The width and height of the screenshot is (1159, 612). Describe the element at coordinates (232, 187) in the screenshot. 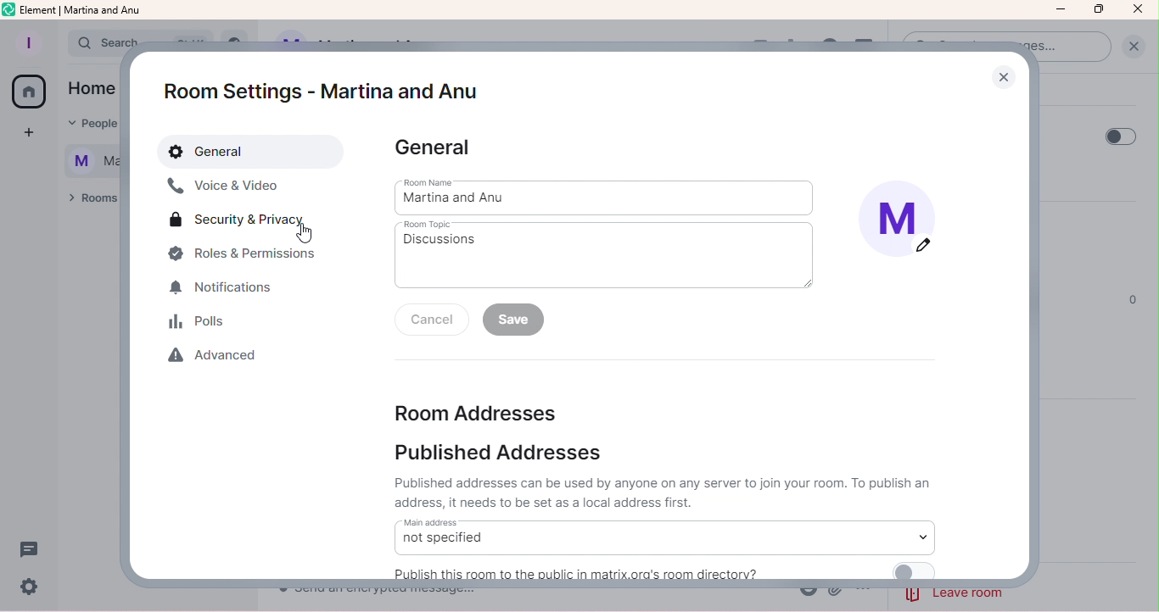

I see `Voice and video` at that location.